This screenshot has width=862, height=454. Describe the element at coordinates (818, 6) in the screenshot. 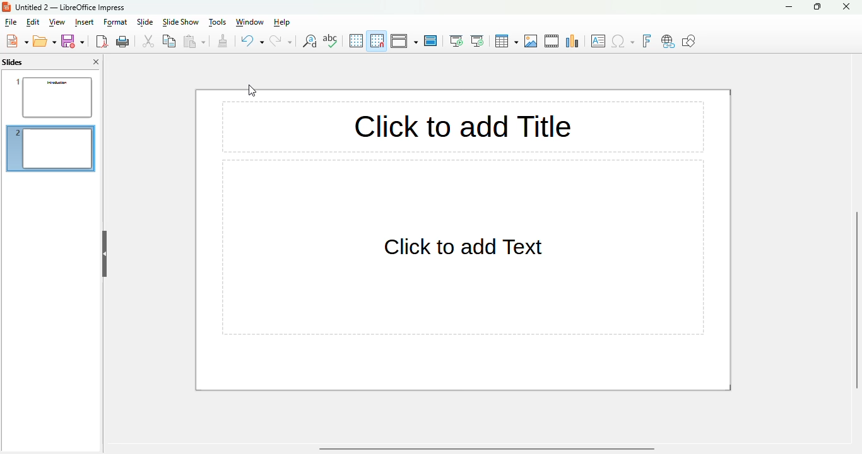

I see `maximize` at that location.